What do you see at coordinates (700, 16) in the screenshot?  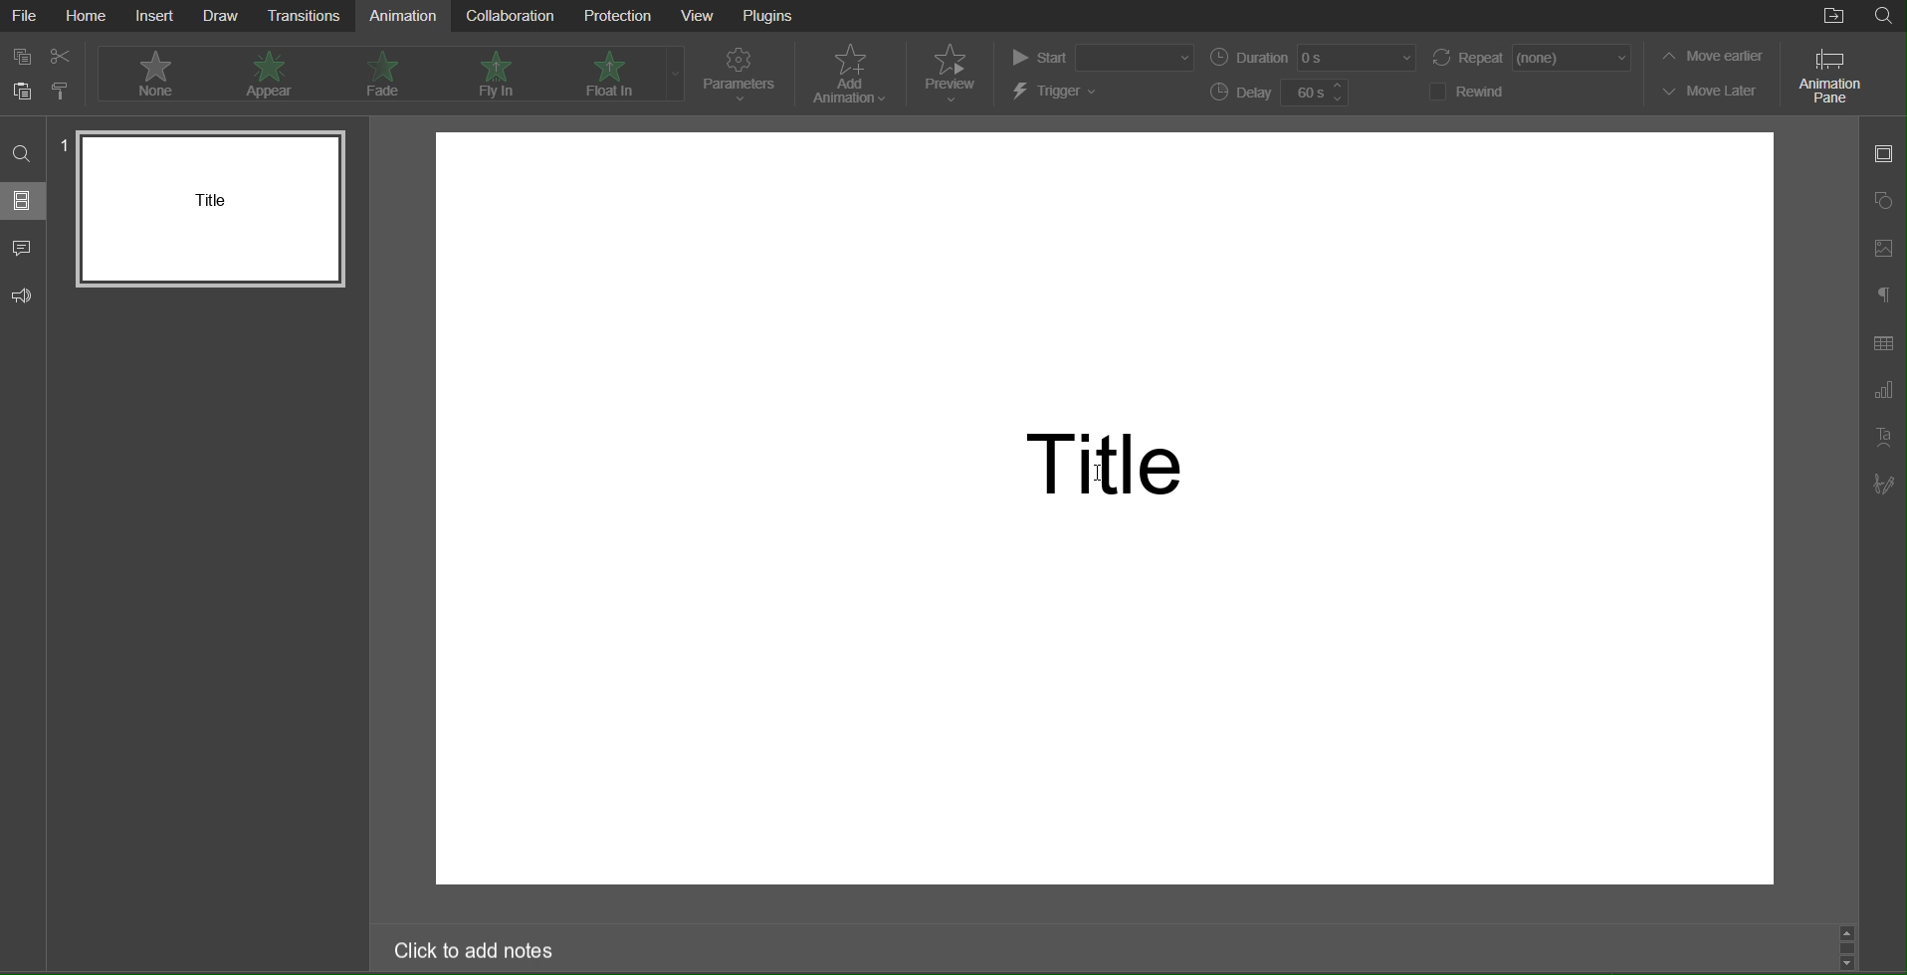 I see `View` at bounding box center [700, 16].